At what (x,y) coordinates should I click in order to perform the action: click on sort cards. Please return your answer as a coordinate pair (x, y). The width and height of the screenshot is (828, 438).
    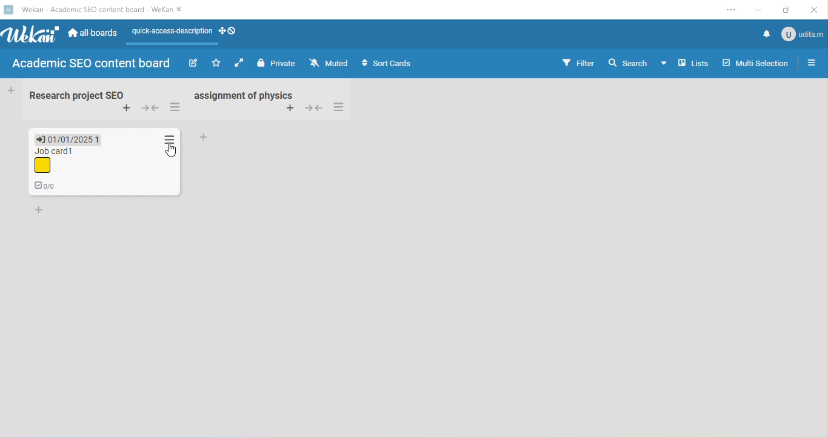
    Looking at the image, I should click on (390, 65).